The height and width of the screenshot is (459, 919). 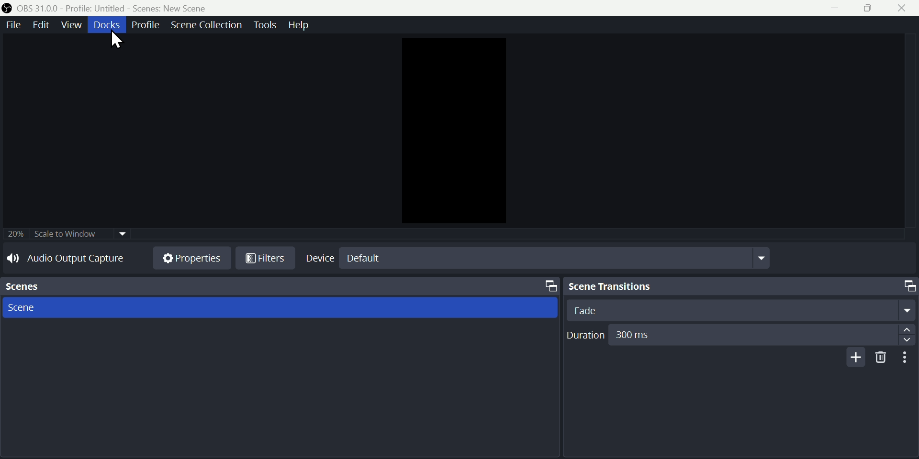 What do you see at coordinates (137, 8) in the screenshot?
I see `OBS 31.0.0 - Profile. Untitled - Scenes. New Scene` at bounding box center [137, 8].